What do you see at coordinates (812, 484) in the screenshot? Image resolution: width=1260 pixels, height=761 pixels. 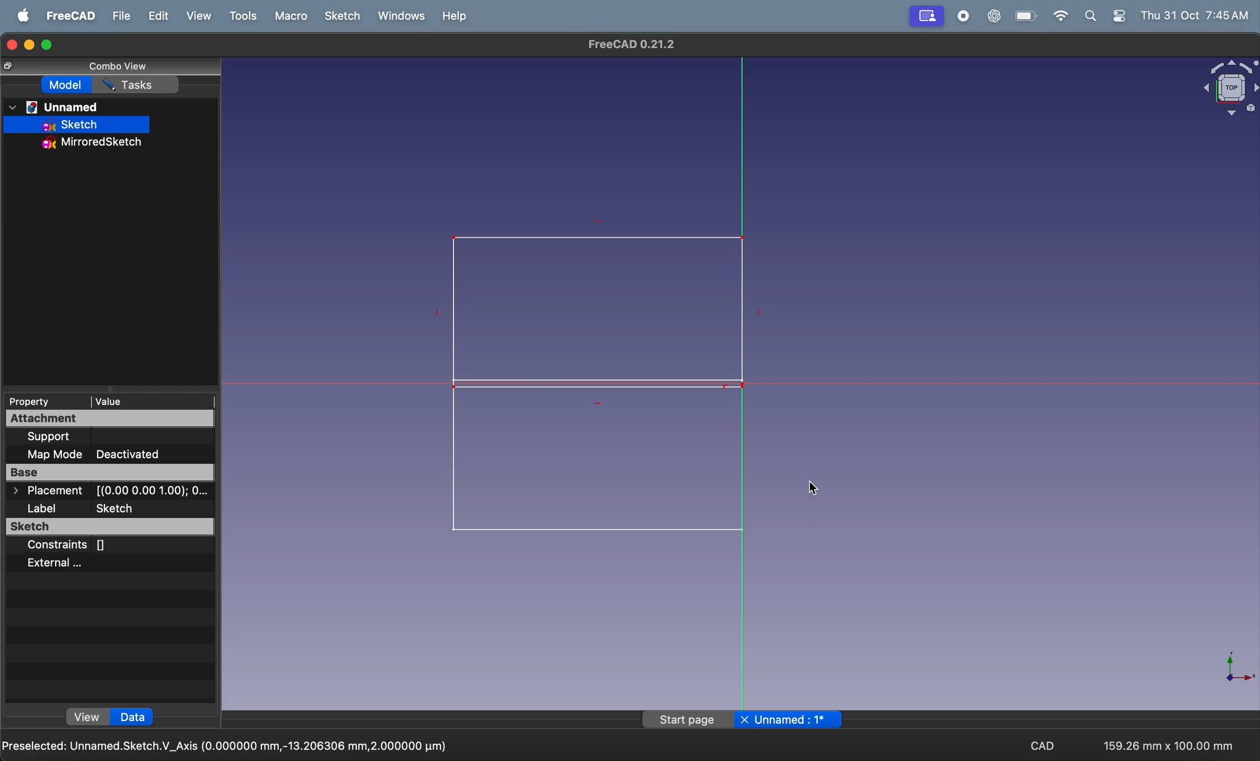 I see `cursor` at bounding box center [812, 484].